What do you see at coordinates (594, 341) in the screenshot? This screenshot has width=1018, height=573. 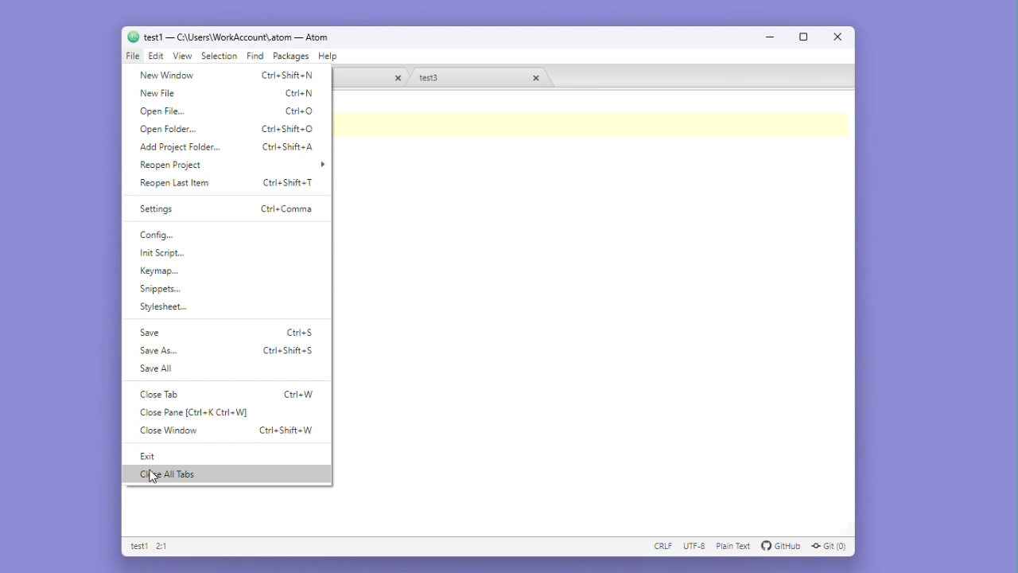 I see `Editor space` at bounding box center [594, 341].